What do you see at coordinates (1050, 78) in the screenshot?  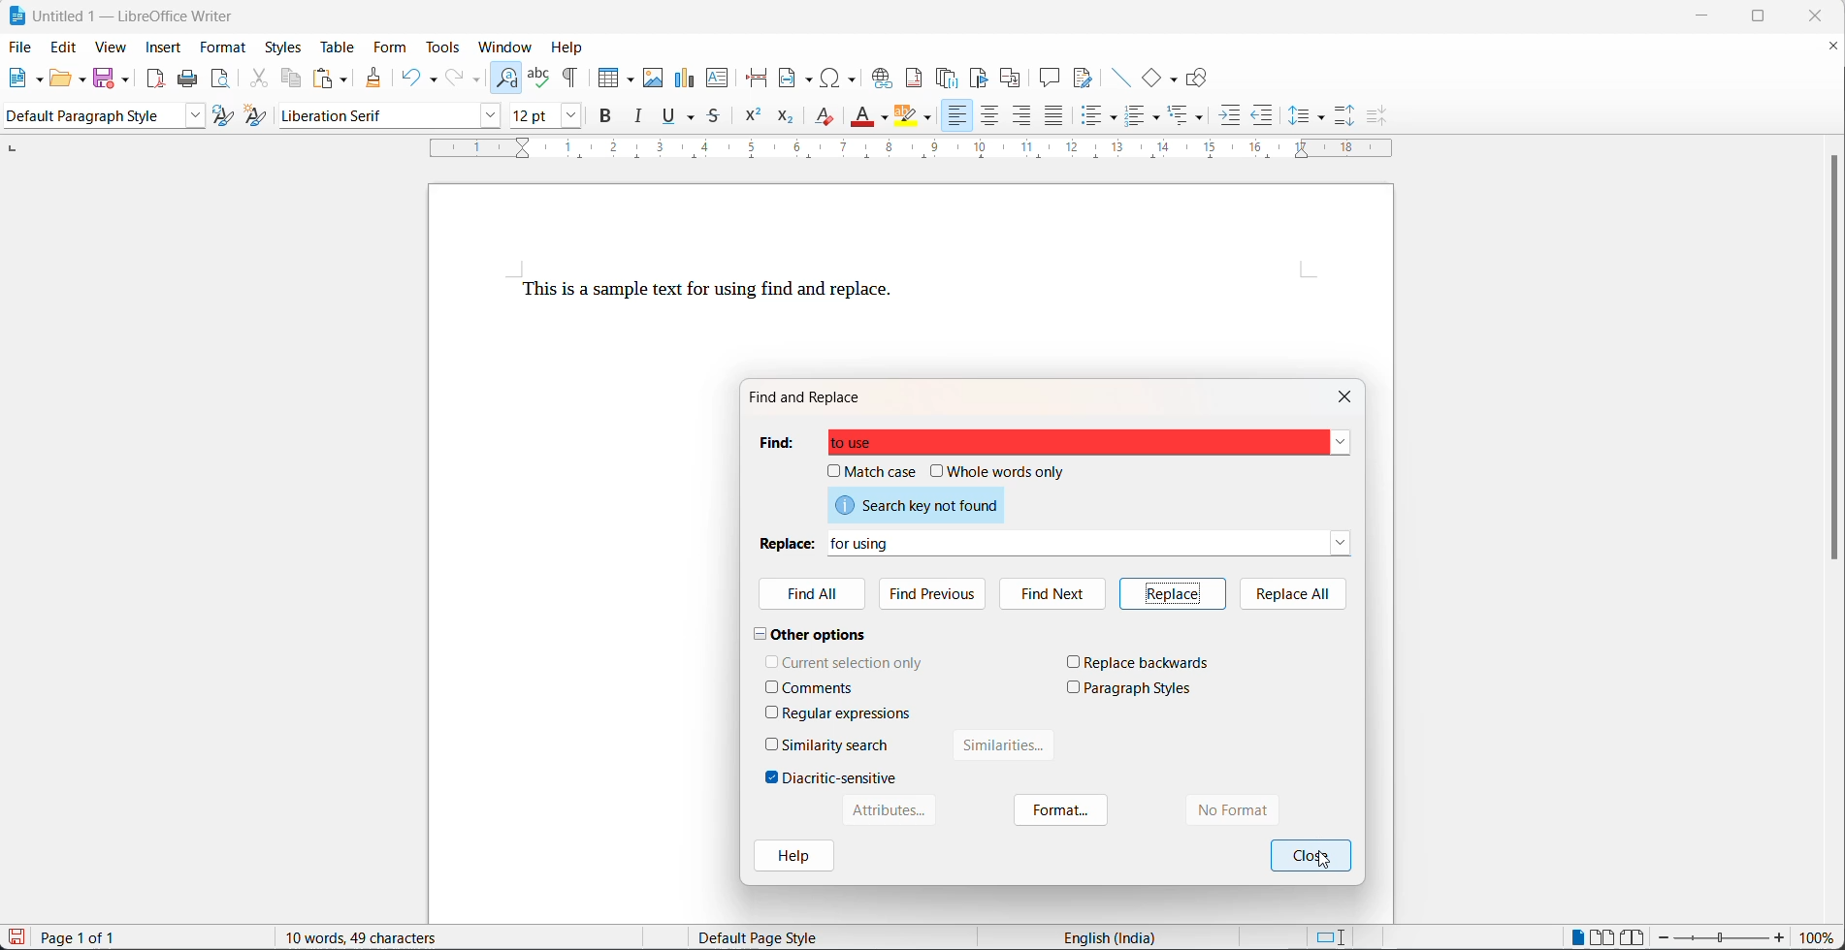 I see `insert comment` at bounding box center [1050, 78].